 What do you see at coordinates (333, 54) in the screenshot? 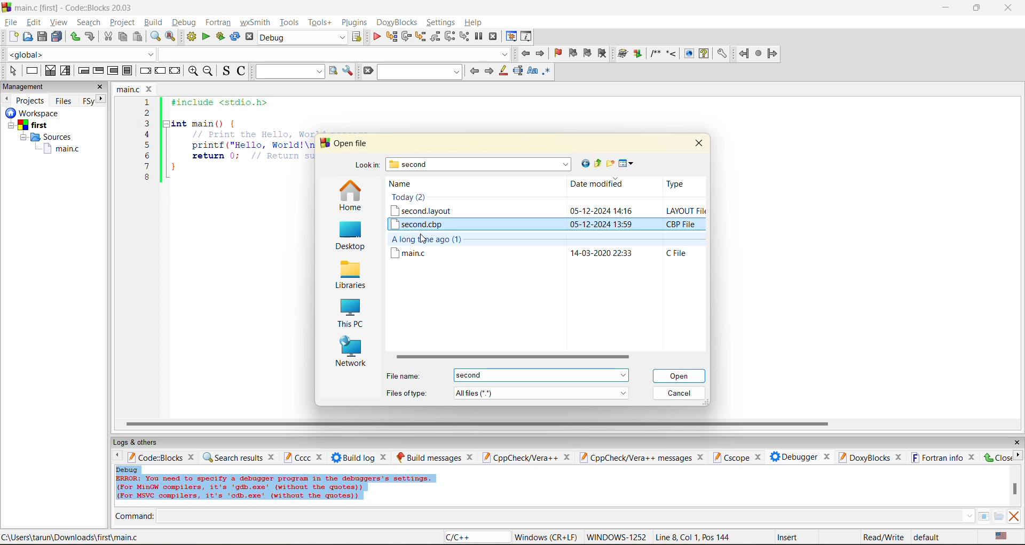
I see `dropdown` at bounding box center [333, 54].